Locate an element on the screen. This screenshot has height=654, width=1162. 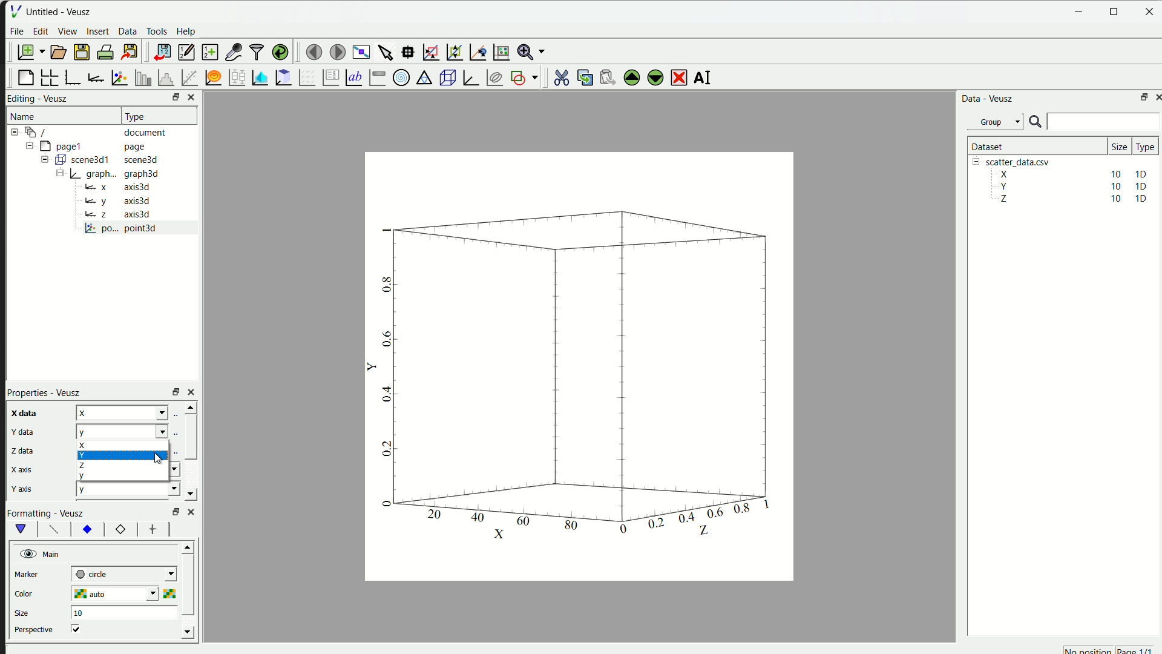
left right button is located at coordinates (186, 529).